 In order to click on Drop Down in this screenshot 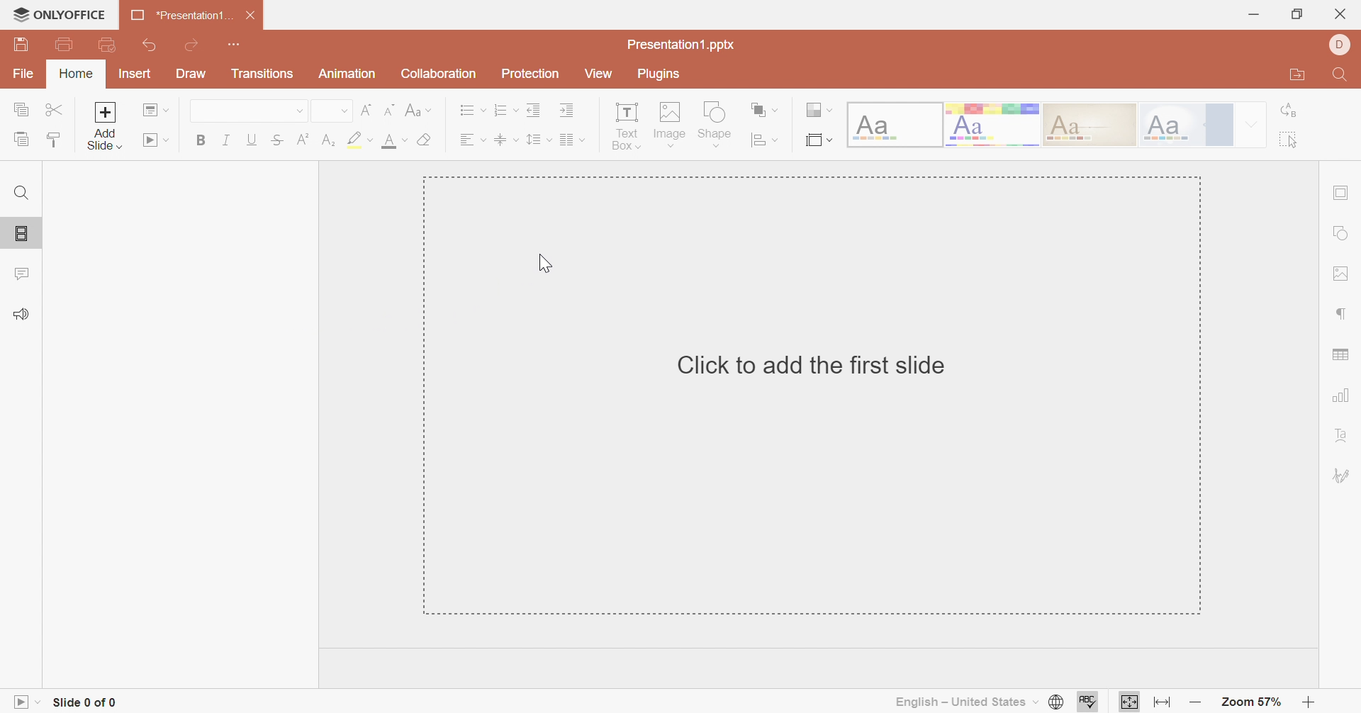, I will do `click(778, 140)`.